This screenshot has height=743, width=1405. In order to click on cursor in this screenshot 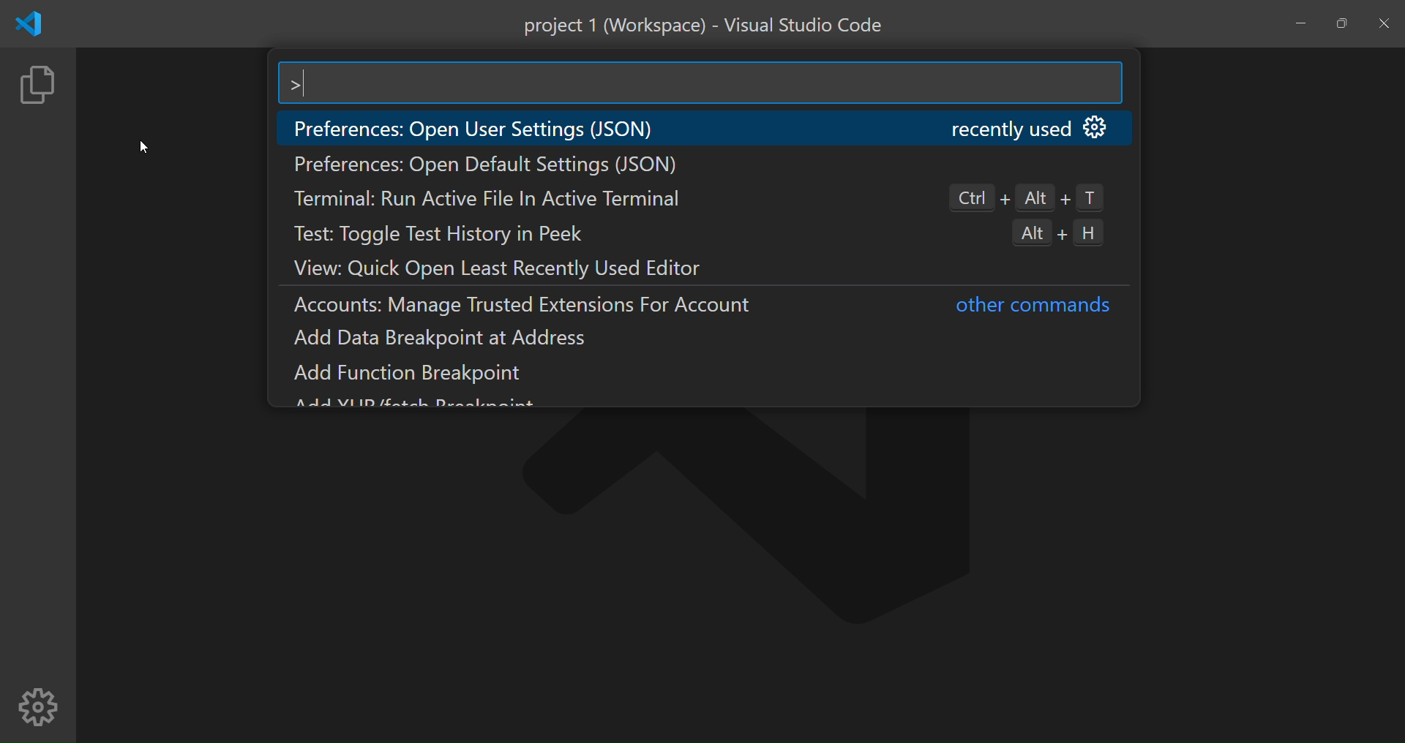, I will do `click(143, 144)`.